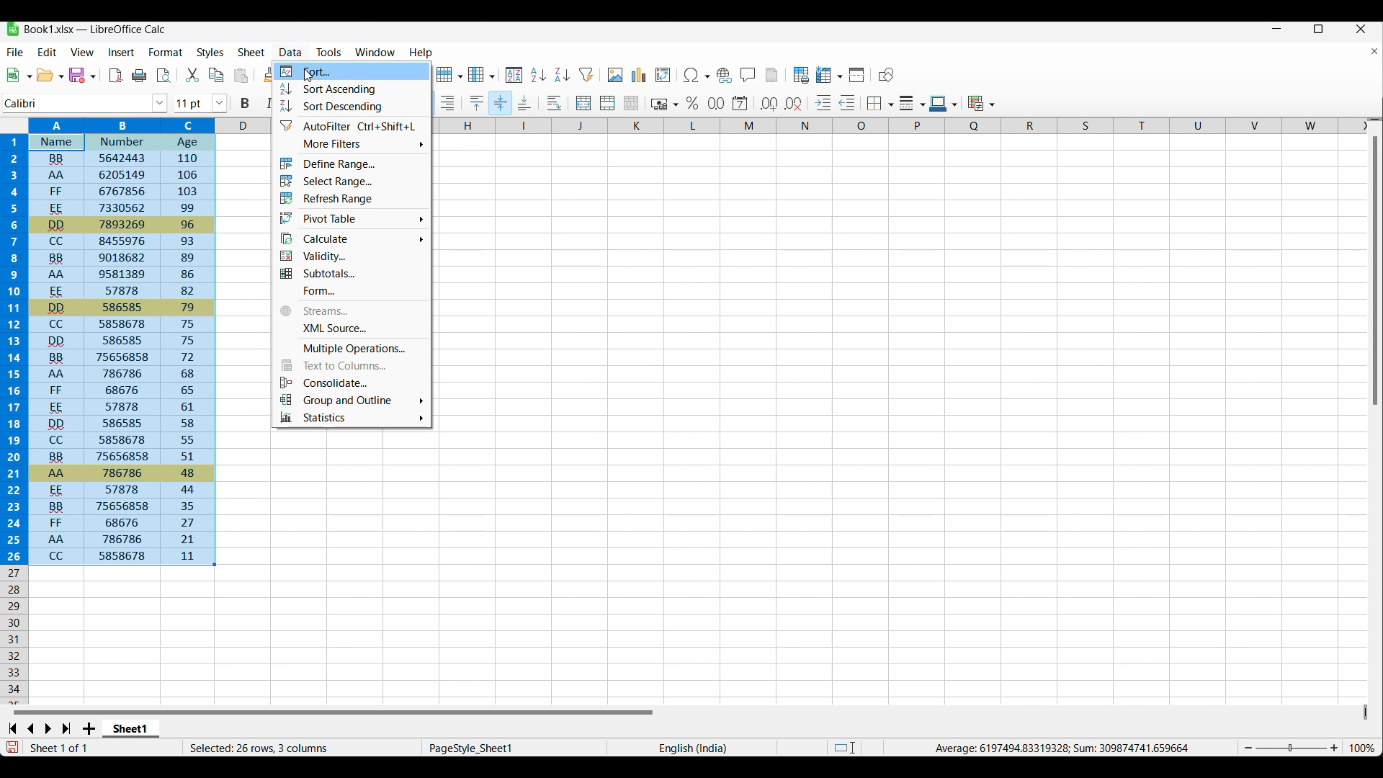 The image size is (1383, 778). I want to click on Subtotals, so click(351, 274).